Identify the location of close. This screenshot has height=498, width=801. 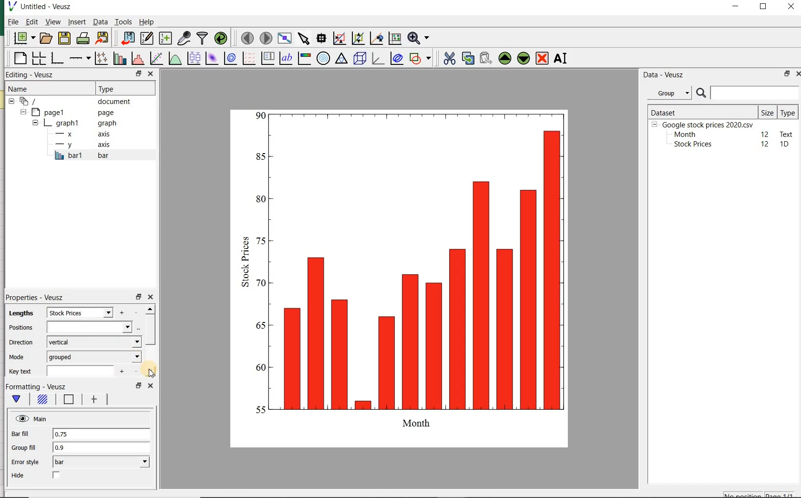
(151, 387).